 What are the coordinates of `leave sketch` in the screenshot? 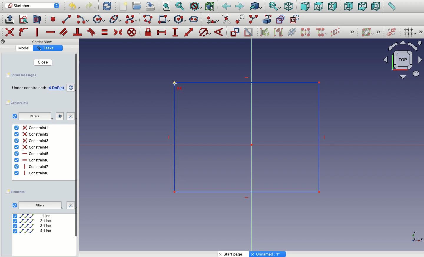 It's located at (9, 19).